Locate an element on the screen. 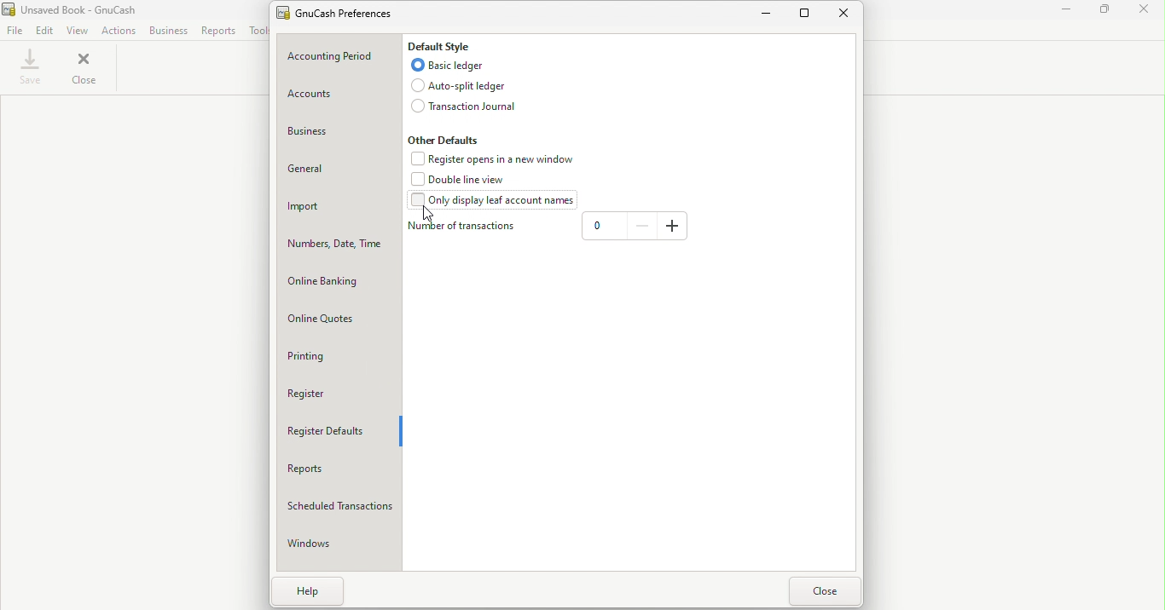 The image size is (1165, 610). Edit is located at coordinates (46, 30).